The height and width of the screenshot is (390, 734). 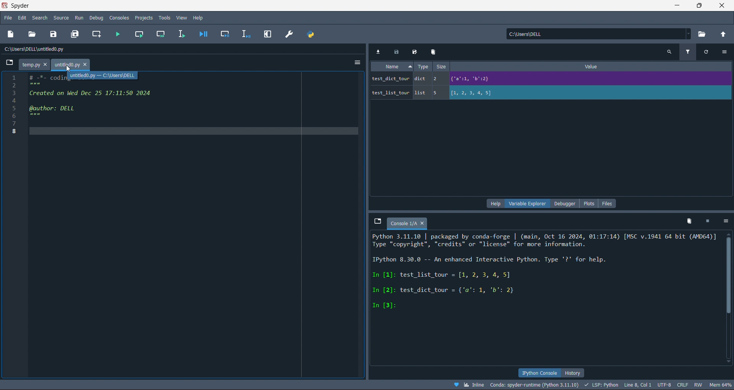 What do you see at coordinates (723, 34) in the screenshot?
I see `open directory` at bounding box center [723, 34].